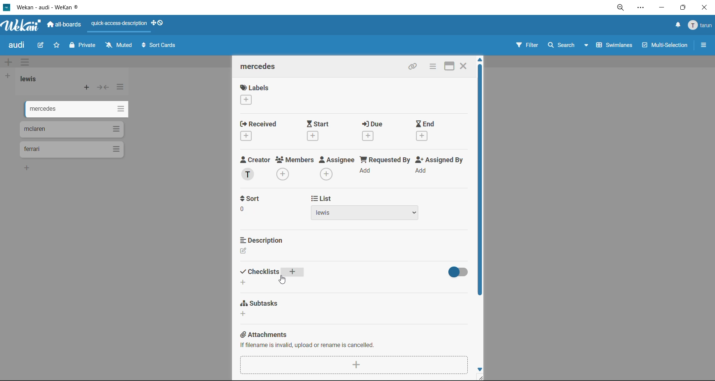  Describe the element at coordinates (441, 168) in the screenshot. I see `assigned by` at that location.